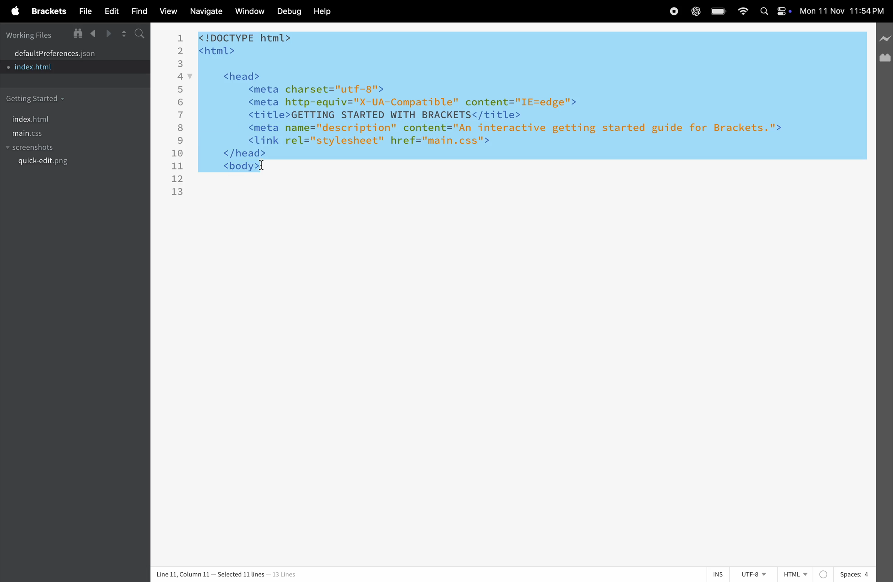  I want to click on utf -8, so click(756, 574).